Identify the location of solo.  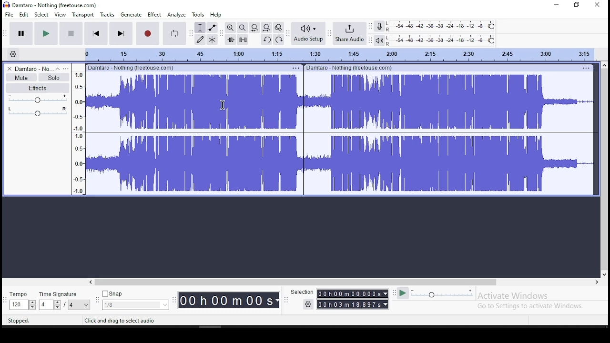
(53, 77).